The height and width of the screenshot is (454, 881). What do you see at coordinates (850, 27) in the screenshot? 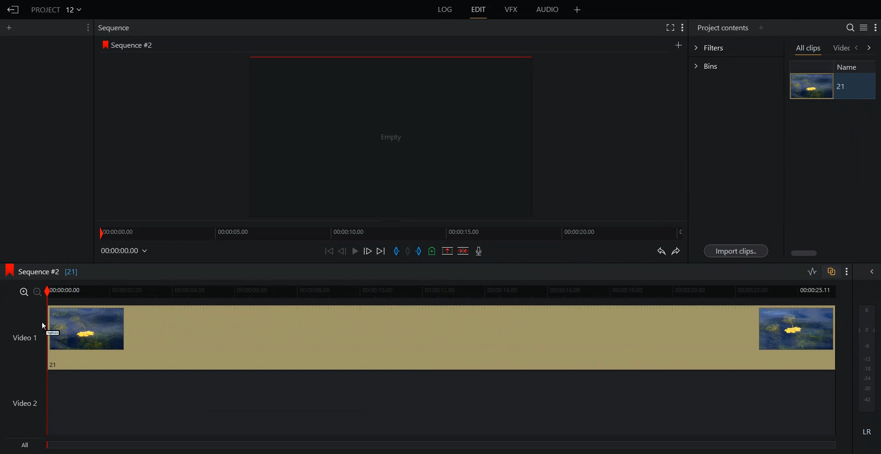
I see `Search` at bounding box center [850, 27].